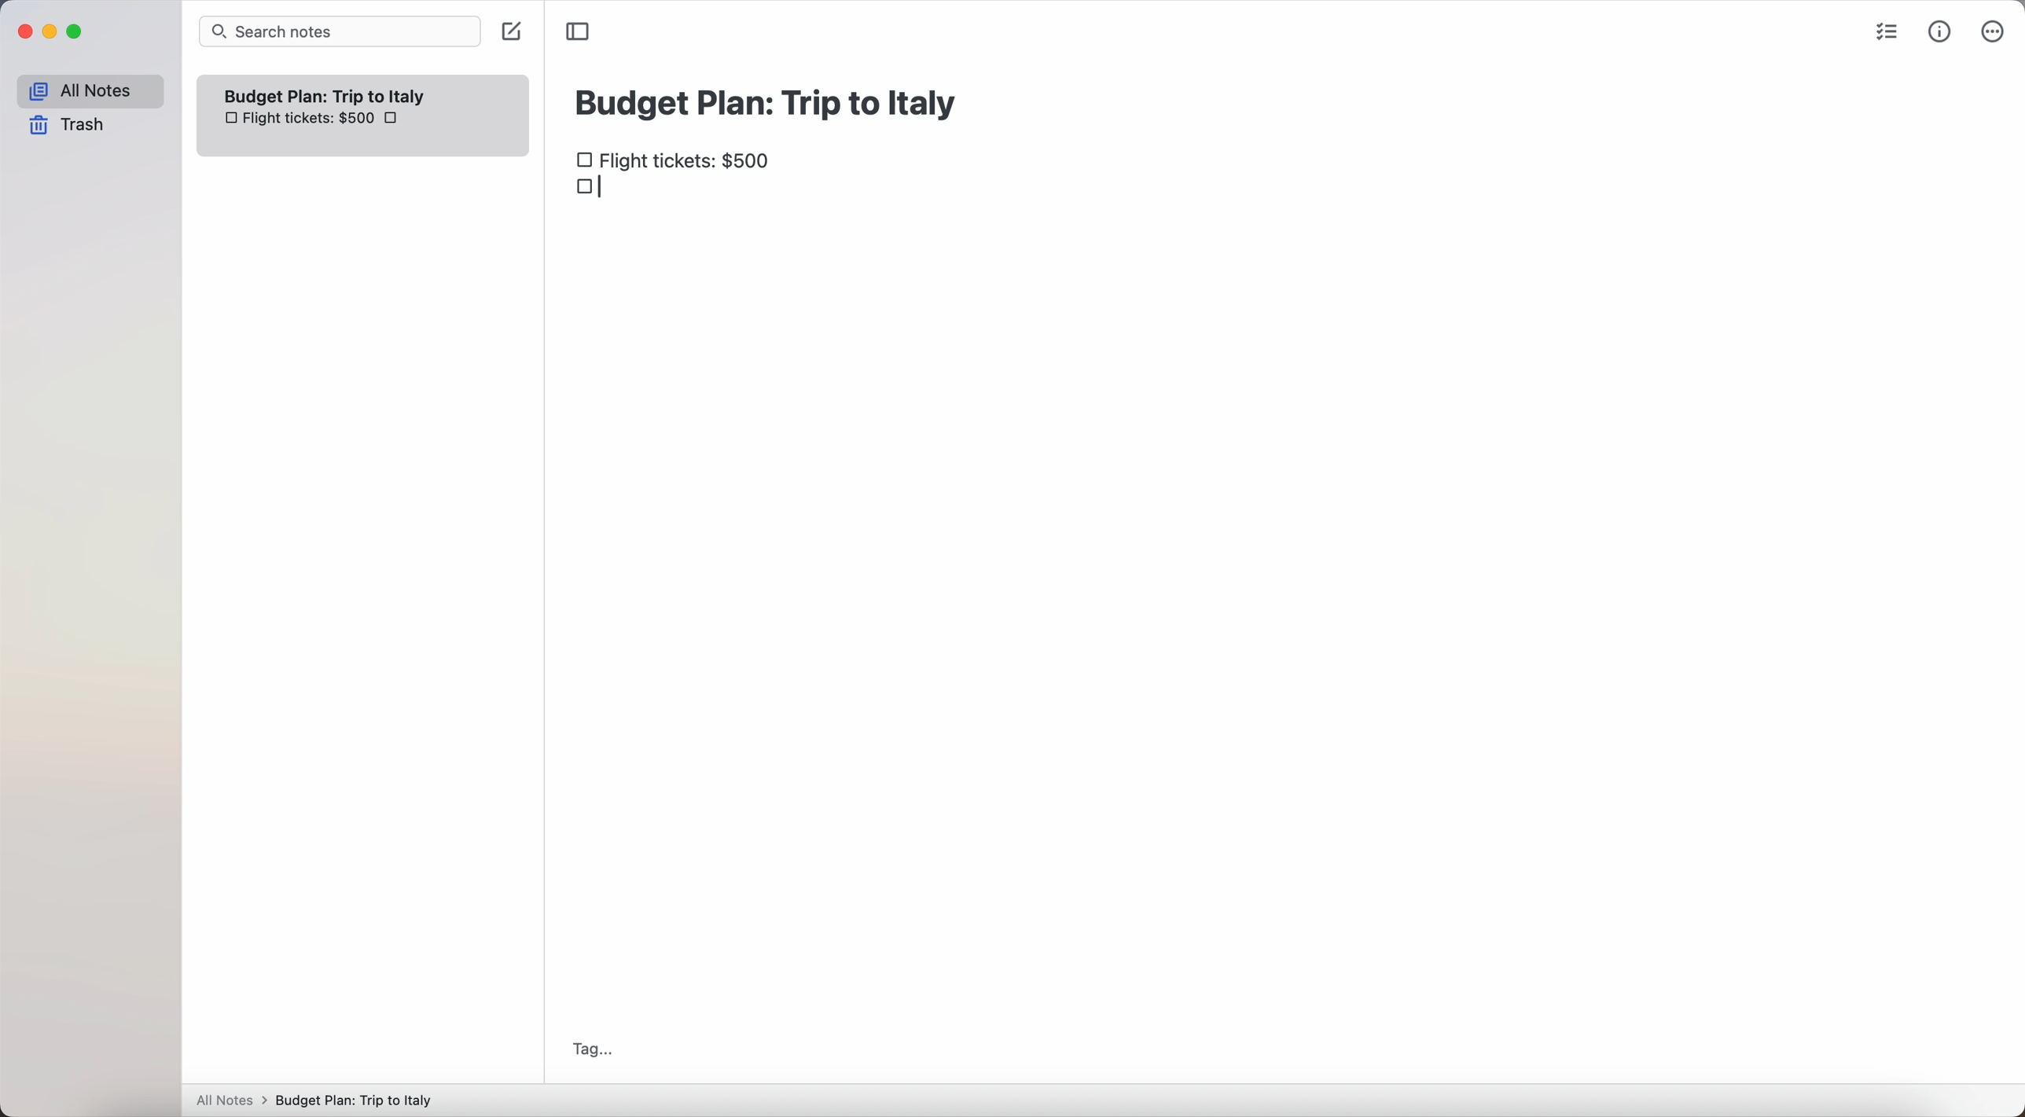  What do you see at coordinates (298, 120) in the screenshot?
I see `flight tickets: $500` at bounding box center [298, 120].